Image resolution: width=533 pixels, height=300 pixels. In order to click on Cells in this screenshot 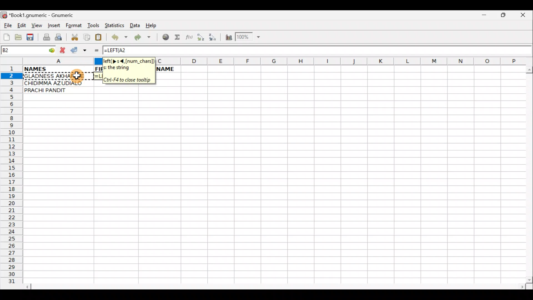, I will do `click(275, 193)`.